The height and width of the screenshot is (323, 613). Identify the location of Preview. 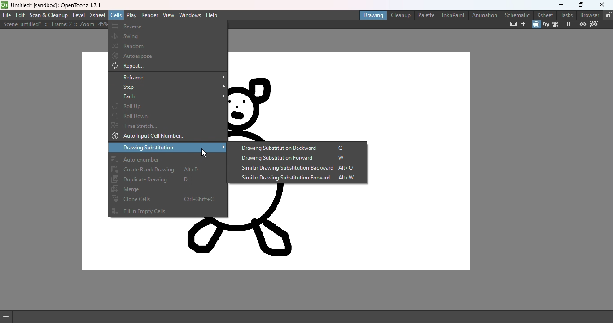
(583, 25).